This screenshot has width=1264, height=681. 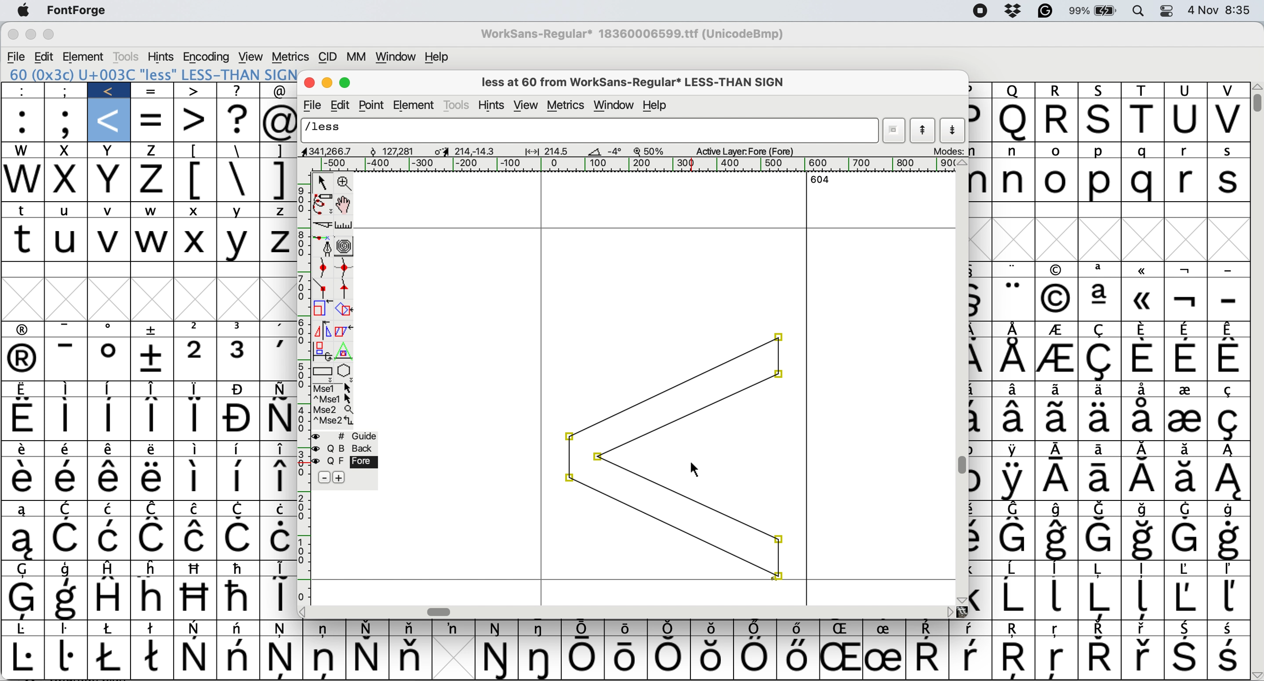 What do you see at coordinates (239, 449) in the screenshot?
I see `Symbol` at bounding box center [239, 449].